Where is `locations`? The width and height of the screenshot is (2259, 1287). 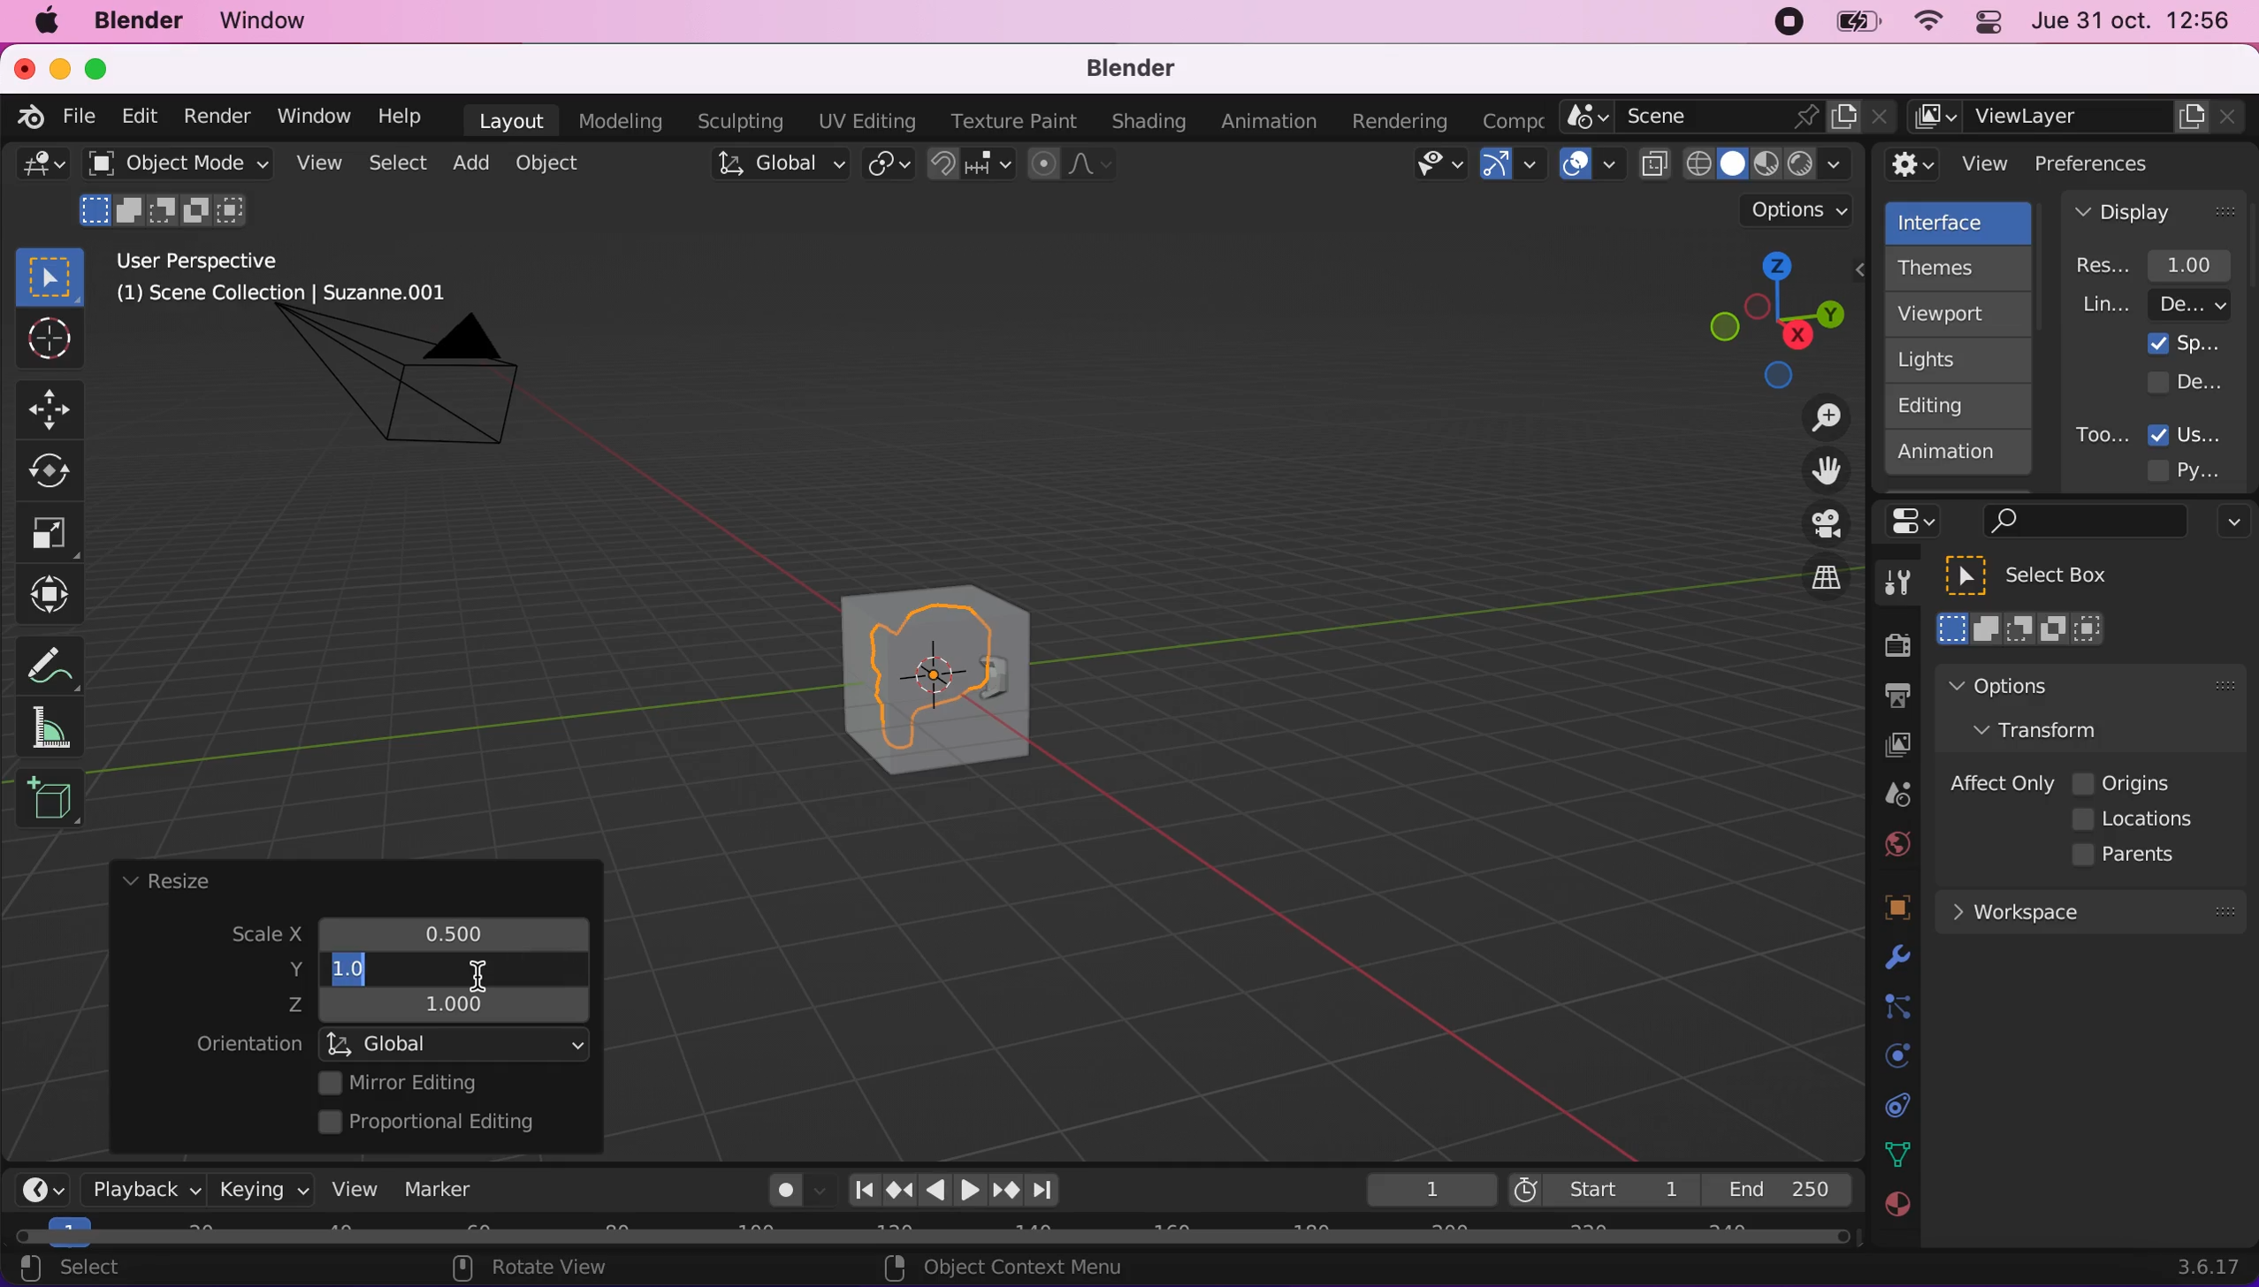 locations is located at coordinates (2139, 819).